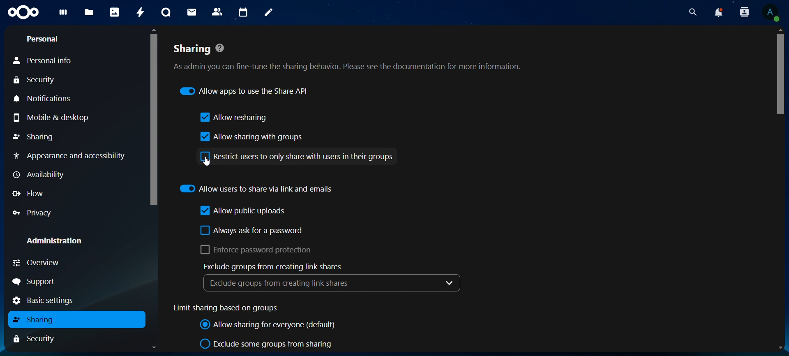 This screenshot has height=356, width=789. I want to click on overview, so click(45, 263).